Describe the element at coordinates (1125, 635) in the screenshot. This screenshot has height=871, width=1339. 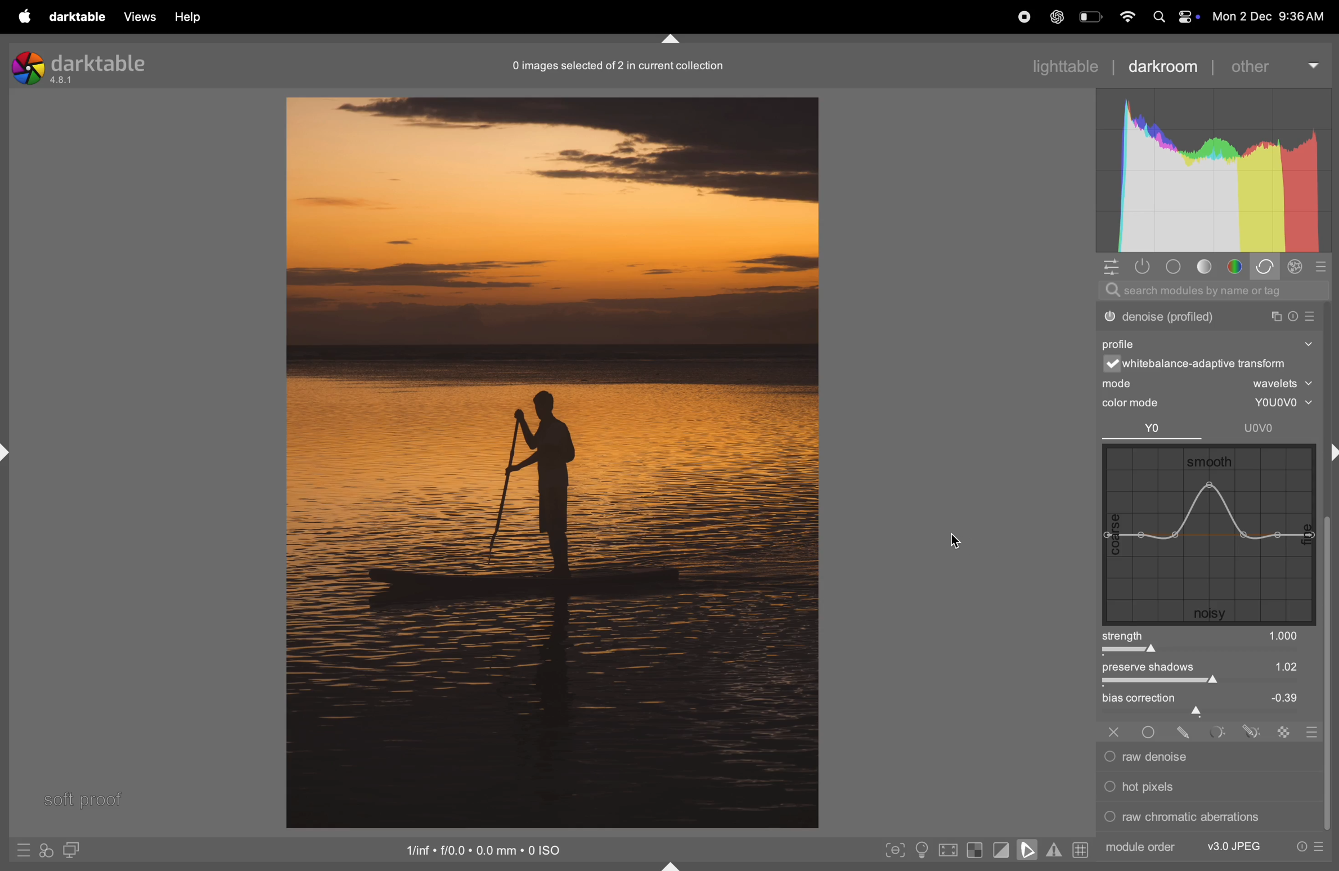
I see `strength` at that location.